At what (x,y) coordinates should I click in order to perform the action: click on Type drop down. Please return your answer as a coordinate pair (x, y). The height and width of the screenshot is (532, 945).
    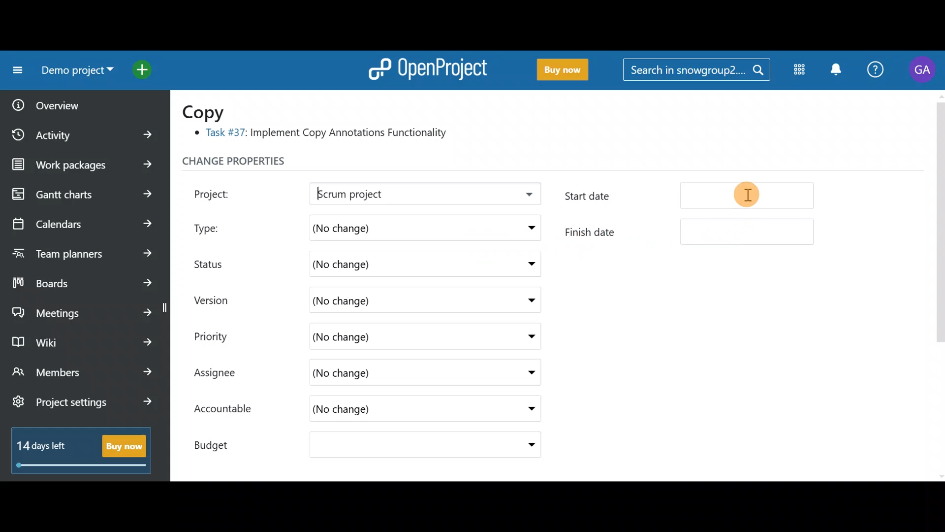
    Looking at the image, I should click on (529, 230).